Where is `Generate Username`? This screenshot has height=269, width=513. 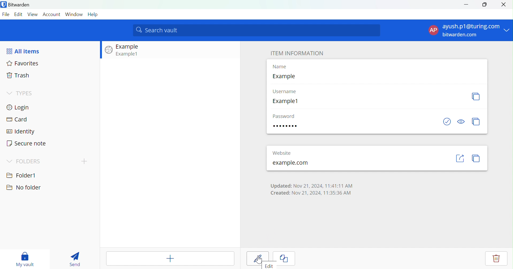 Generate Username is located at coordinates (476, 97).